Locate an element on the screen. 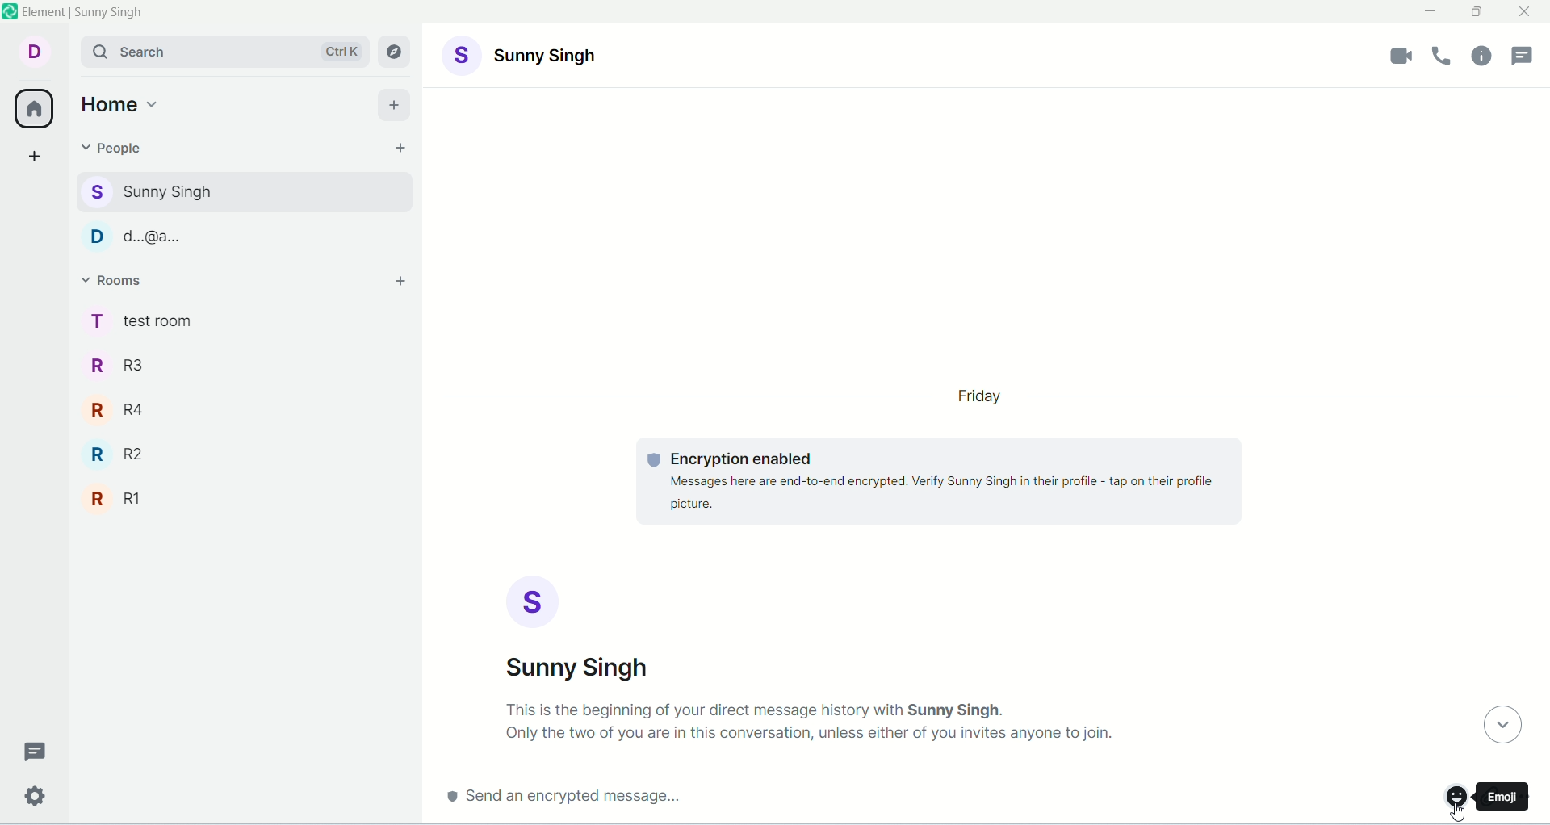  account is located at coordinates (582, 628).